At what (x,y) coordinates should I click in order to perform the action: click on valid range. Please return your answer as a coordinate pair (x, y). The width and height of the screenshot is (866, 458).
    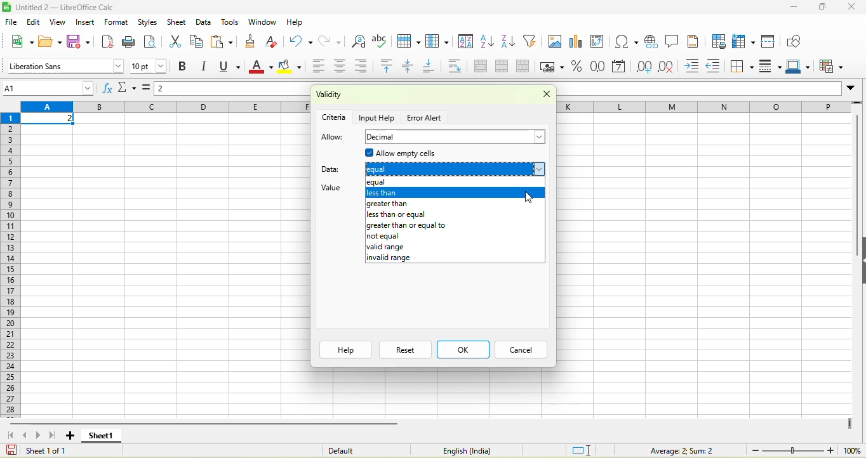
    Looking at the image, I should click on (450, 247).